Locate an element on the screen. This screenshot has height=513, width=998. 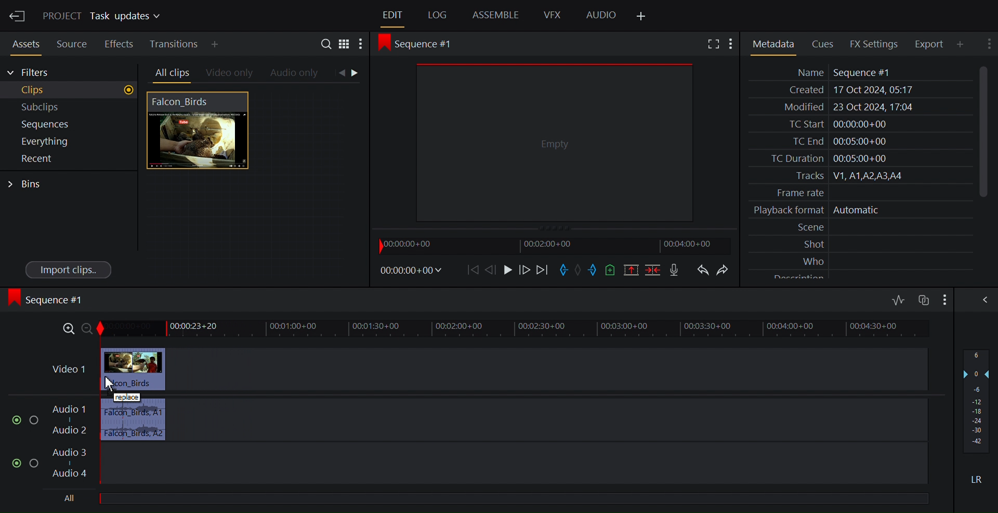
Remove the marked section is located at coordinates (631, 270).